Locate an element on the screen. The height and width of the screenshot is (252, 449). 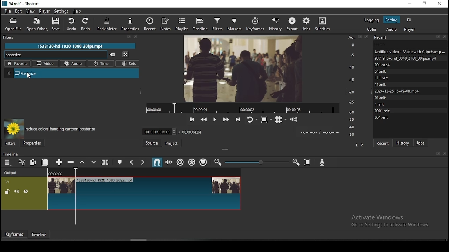
timeline is located at coordinates (10, 154).